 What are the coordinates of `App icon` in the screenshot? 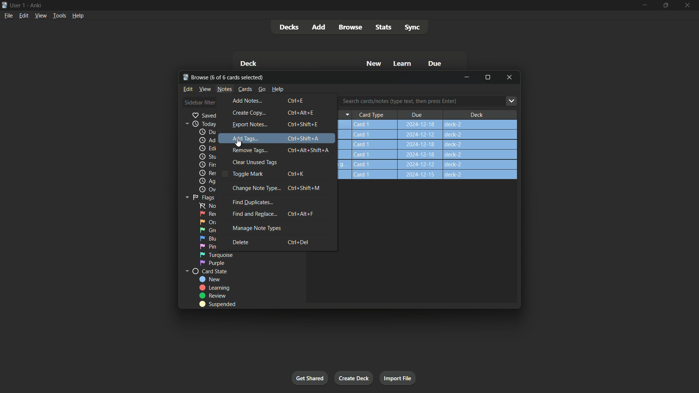 It's located at (4, 5).